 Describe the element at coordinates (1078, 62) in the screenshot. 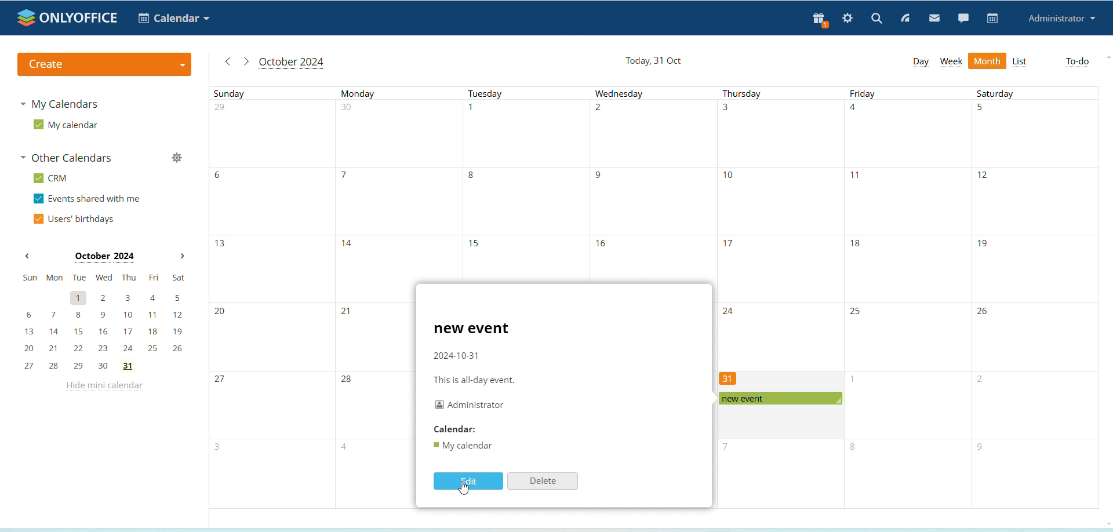

I see `to-do` at that location.